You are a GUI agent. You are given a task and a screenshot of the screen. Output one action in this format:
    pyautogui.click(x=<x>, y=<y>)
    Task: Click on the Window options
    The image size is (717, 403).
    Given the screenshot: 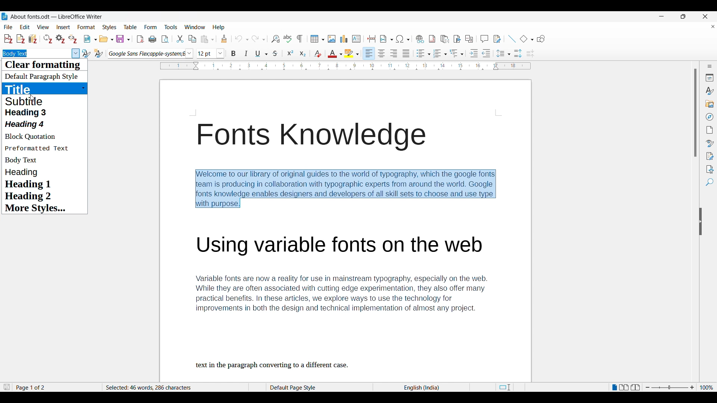 What is the action you would take?
    pyautogui.click(x=195, y=27)
    